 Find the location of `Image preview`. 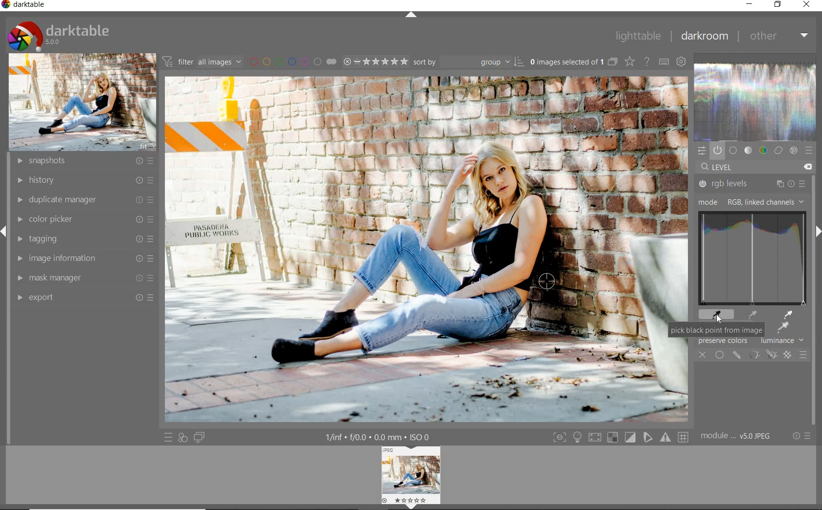

Image preview is located at coordinates (410, 478).